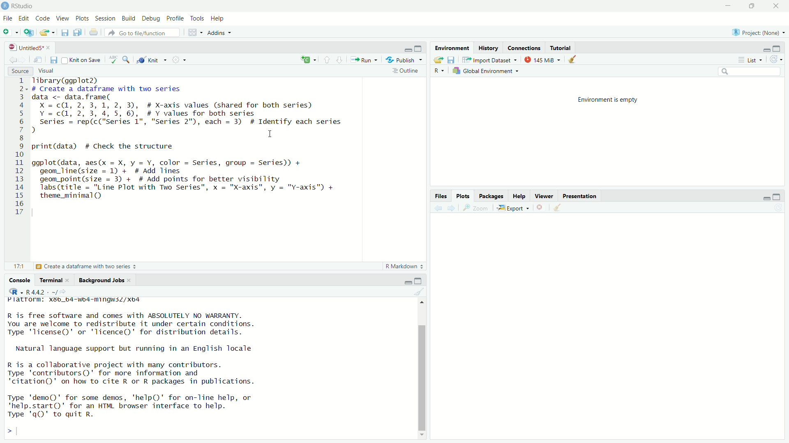 The width and height of the screenshot is (789, 443). Describe the element at coordinates (464, 196) in the screenshot. I see `Plots` at that location.